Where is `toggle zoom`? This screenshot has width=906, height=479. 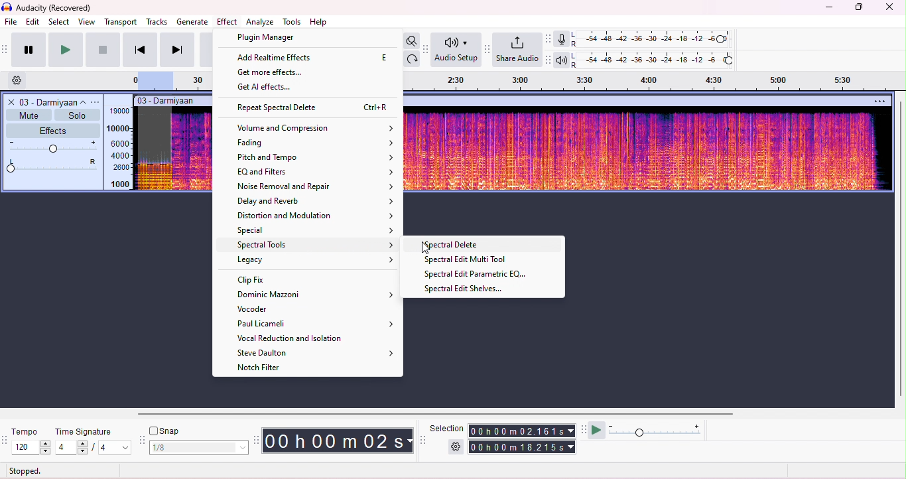 toggle zoom is located at coordinates (411, 40).